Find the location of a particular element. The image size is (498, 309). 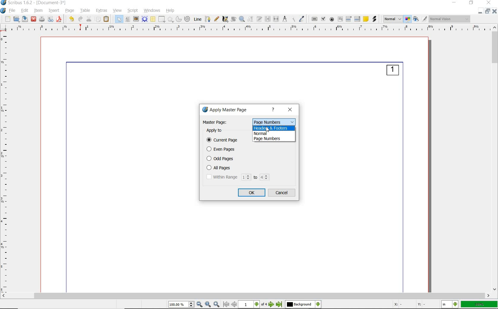

preview mode is located at coordinates (421, 19).